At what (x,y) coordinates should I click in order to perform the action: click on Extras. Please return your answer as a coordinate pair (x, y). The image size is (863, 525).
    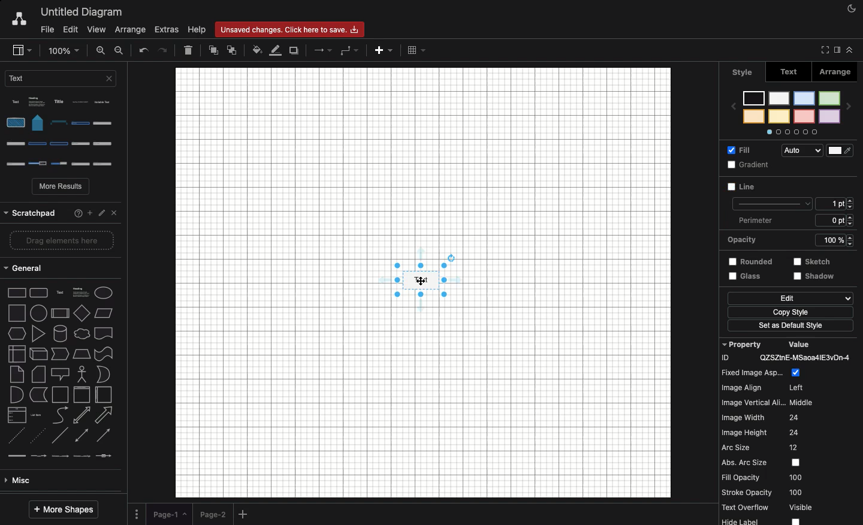
    Looking at the image, I should click on (167, 30).